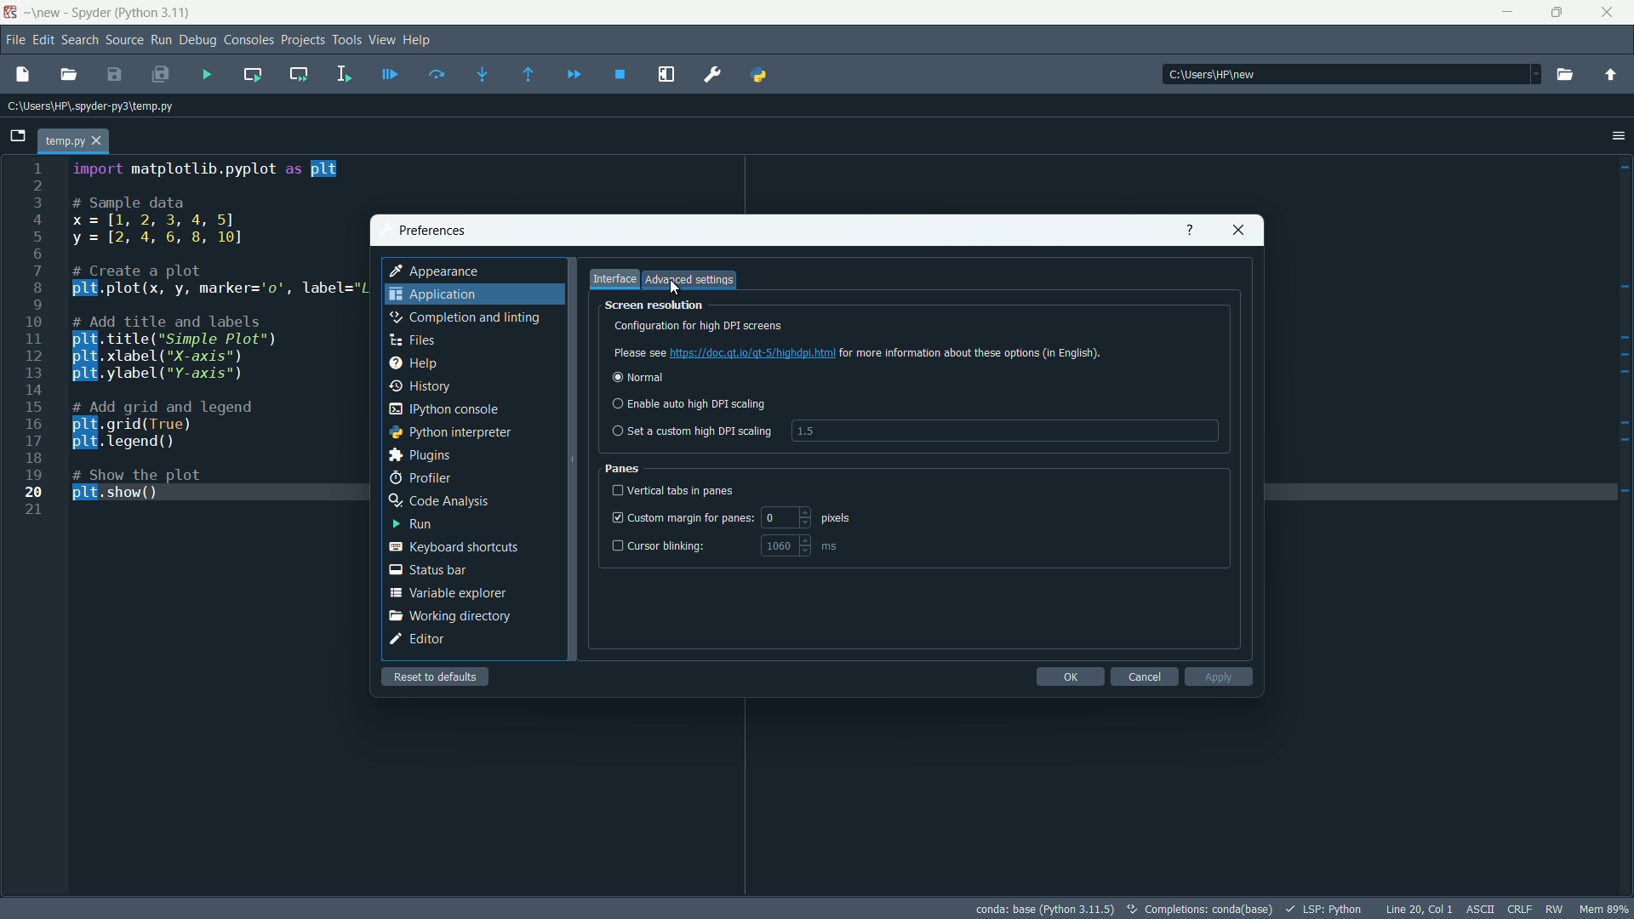 The image size is (1634, 919). What do you see at coordinates (248, 42) in the screenshot?
I see `consoles` at bounding box center [248, 42].